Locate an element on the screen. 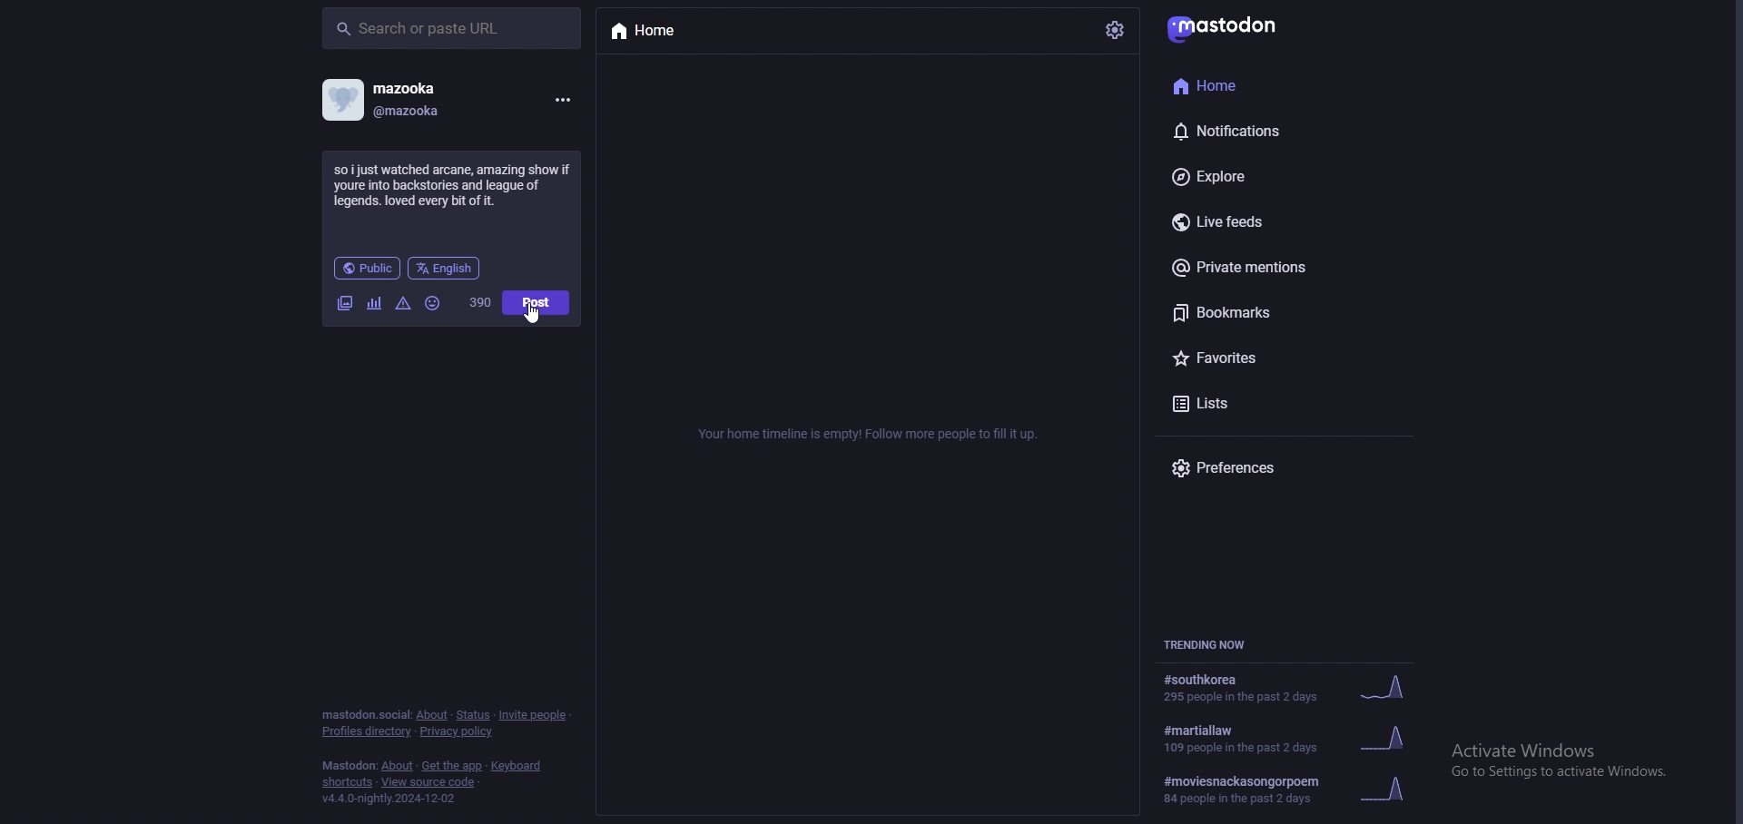  status is located at coordinates (472, 715).